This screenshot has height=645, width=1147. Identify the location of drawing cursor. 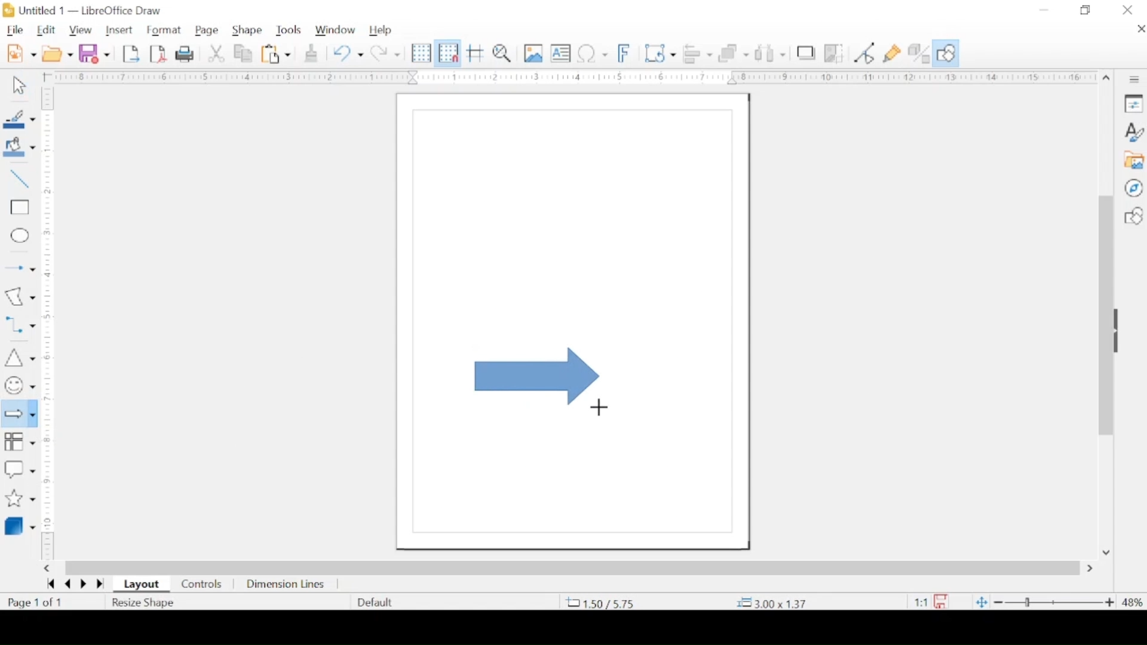
(600, 408).